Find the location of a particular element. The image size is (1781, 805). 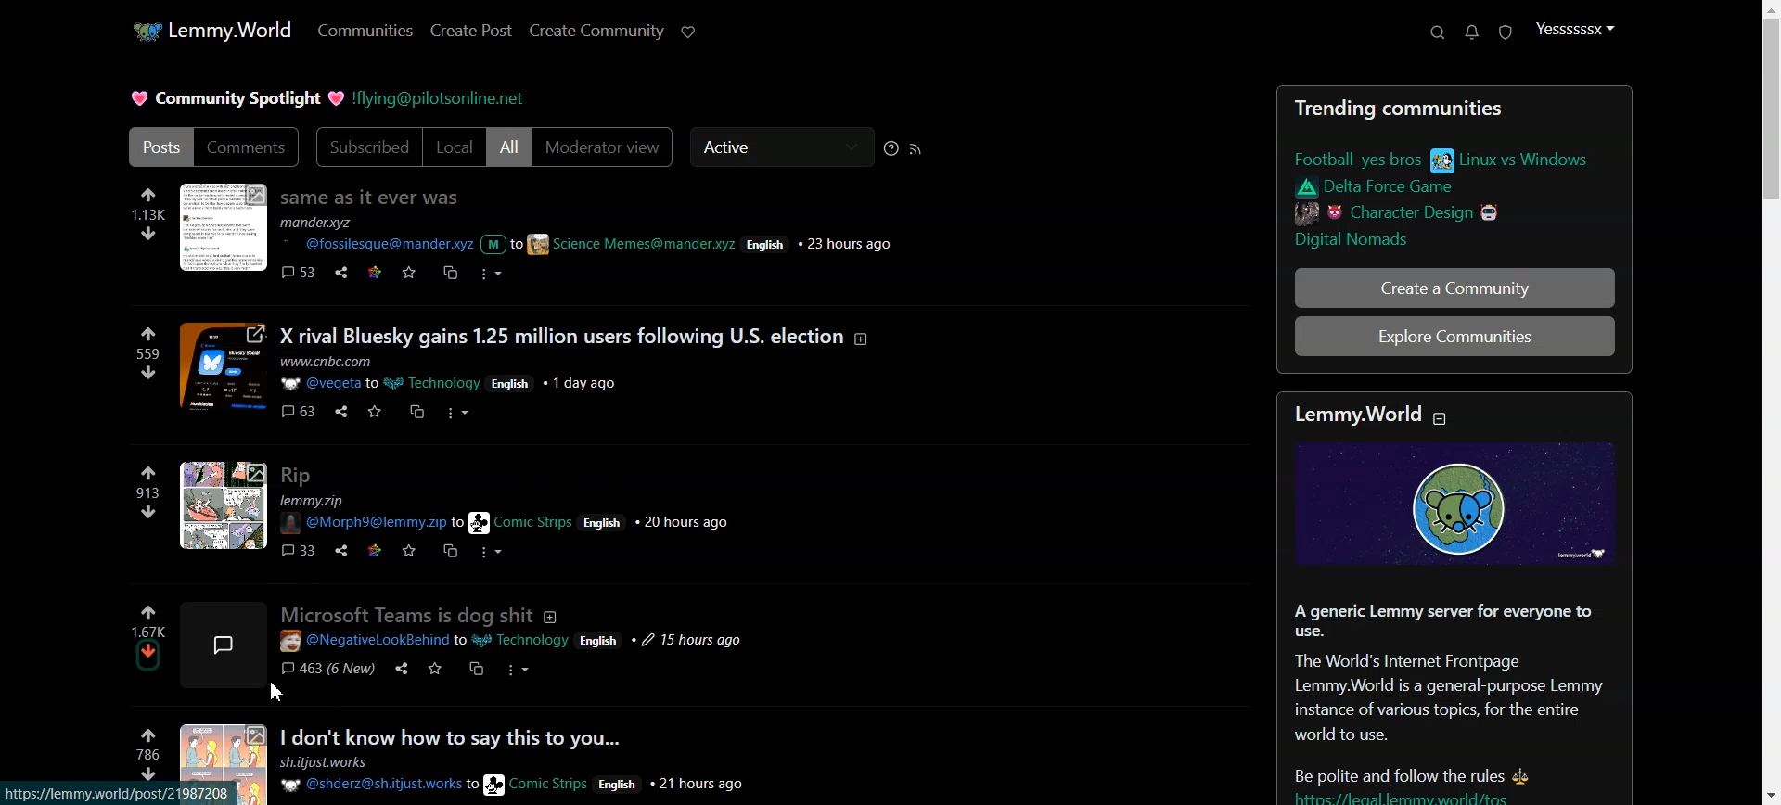

Home Page is located at coordinates (210, 30).